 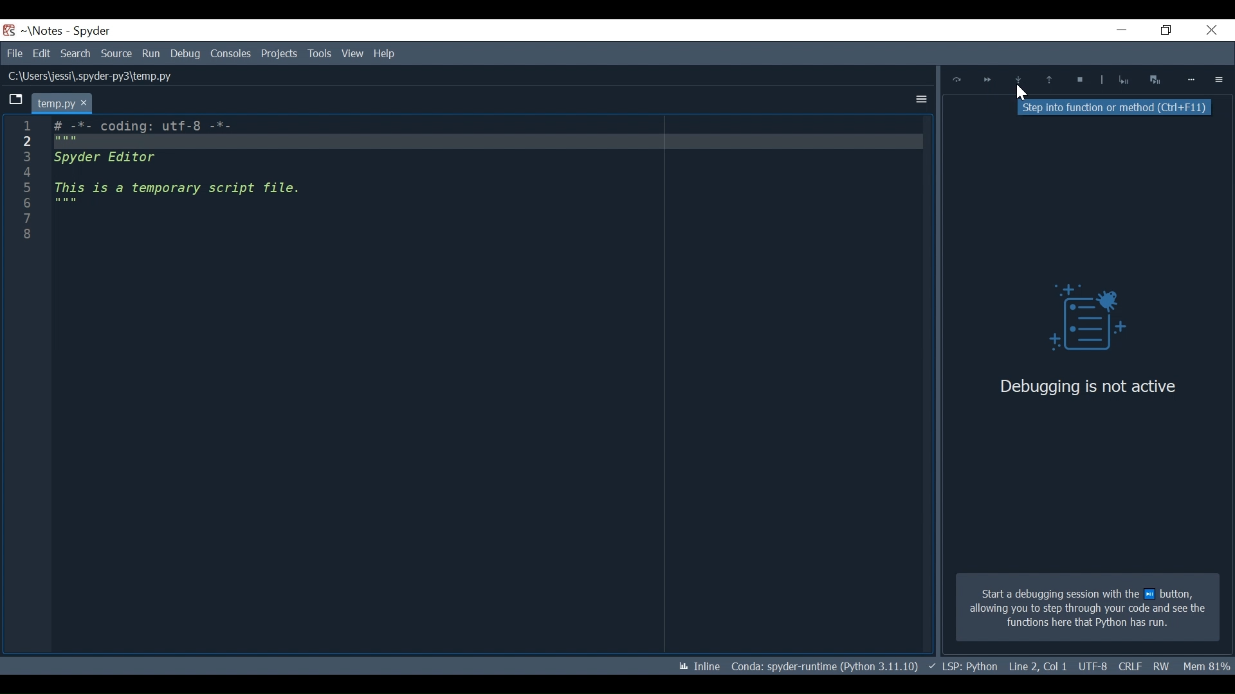 What do you see at coordinates (15, 101) in the screenshot?
I see `Browse tab` at bounding box center [15, 101].